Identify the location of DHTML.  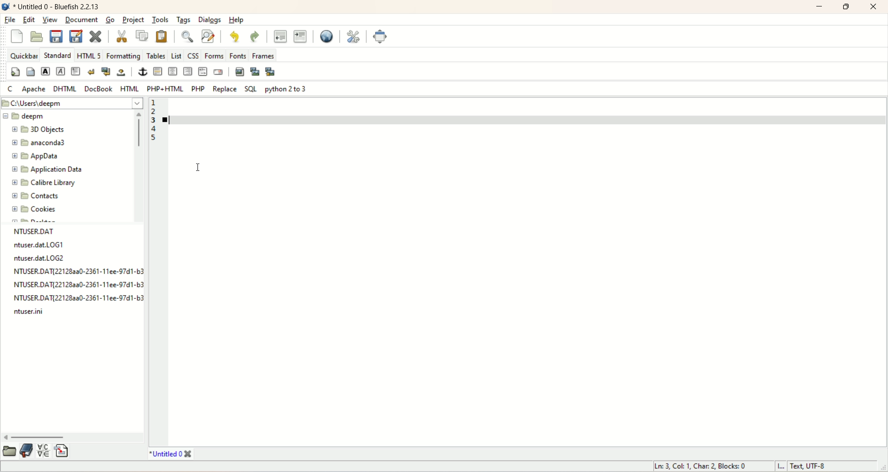
(66, 89).